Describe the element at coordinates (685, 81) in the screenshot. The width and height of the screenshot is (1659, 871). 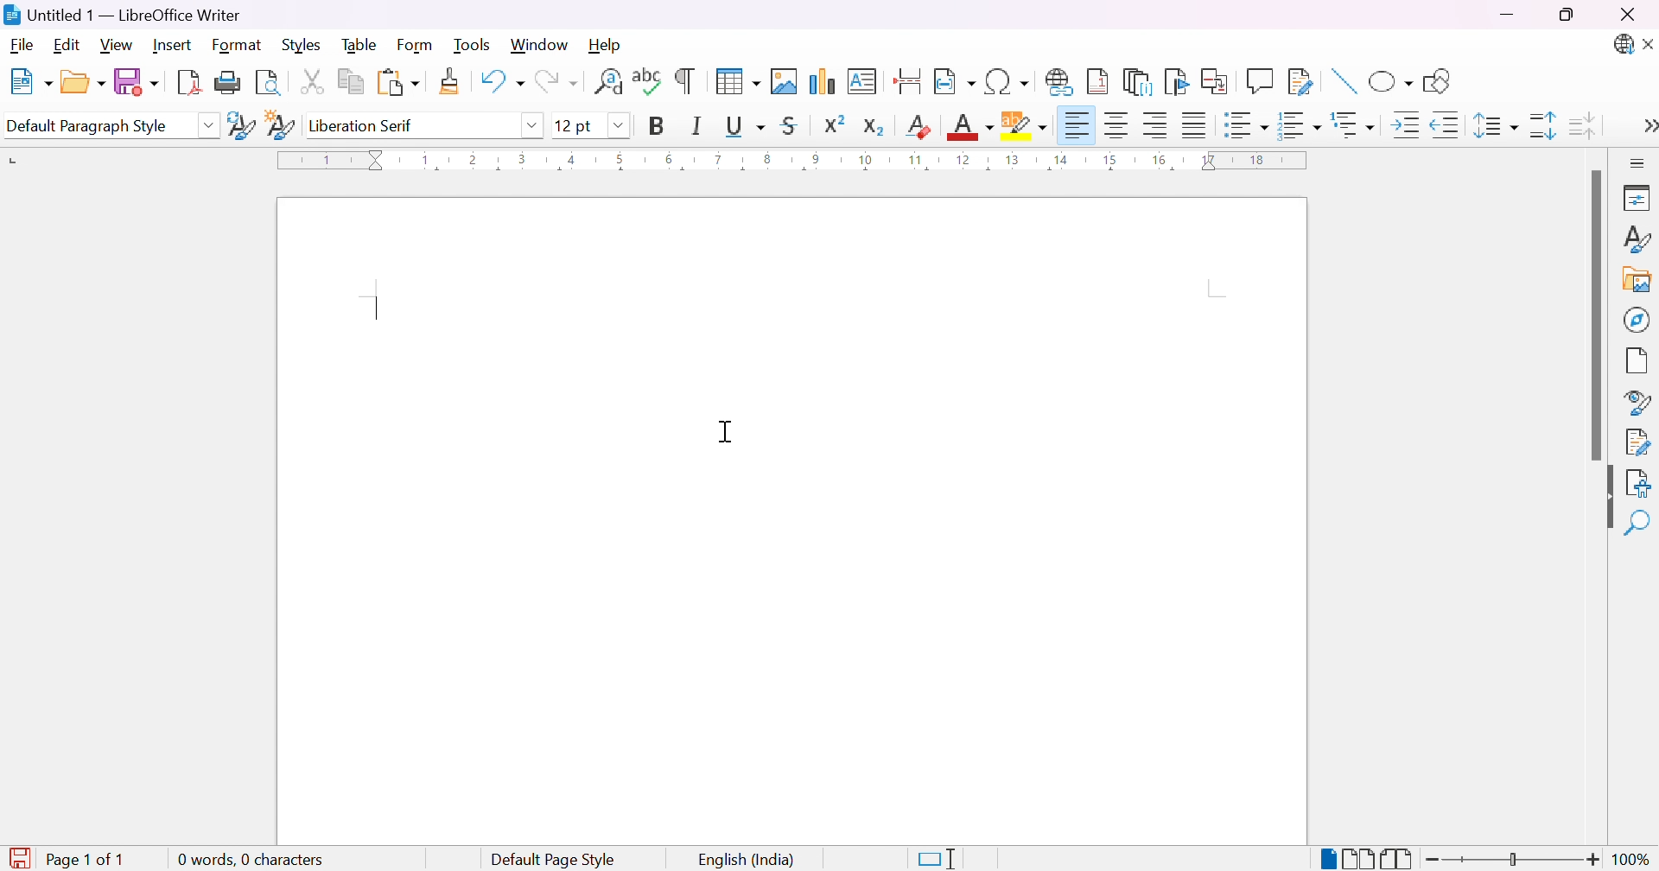
I see `` at that location.